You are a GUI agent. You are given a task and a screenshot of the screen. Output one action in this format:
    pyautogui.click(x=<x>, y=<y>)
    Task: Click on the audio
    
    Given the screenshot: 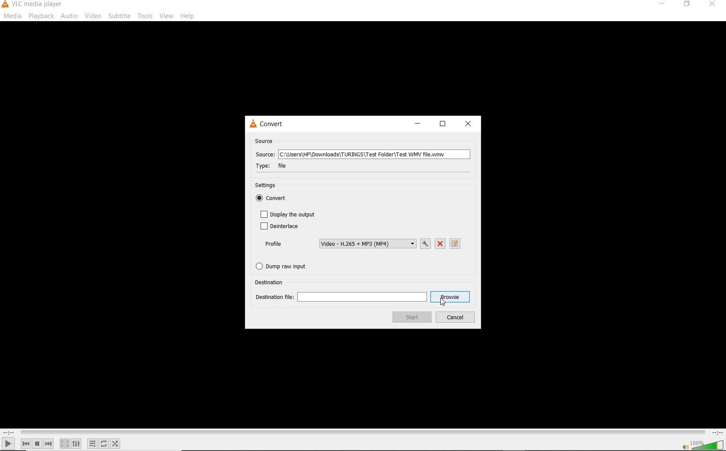 What is the action you would take?
    pyautogui.click(x=70, y=16)
    